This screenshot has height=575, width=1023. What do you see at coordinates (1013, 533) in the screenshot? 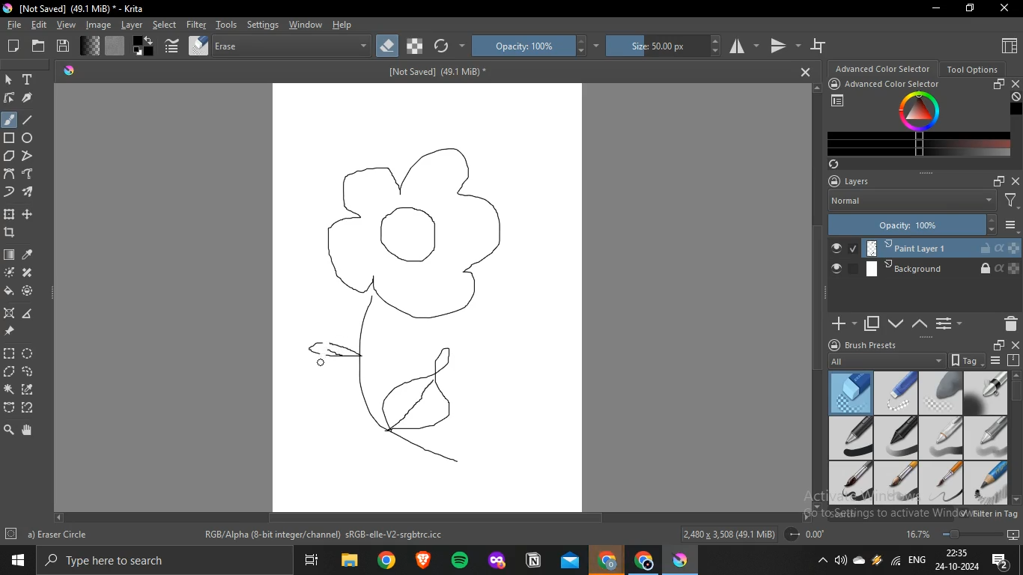
I see `Slideshow` at bounding box center [1013, 533].